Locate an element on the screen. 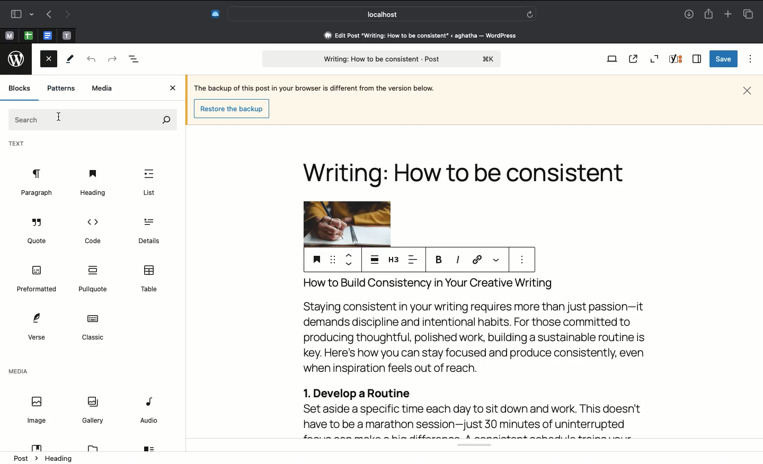 The height and width of the screenshot is (464, 763). Text is located at coordinates (92, 119).